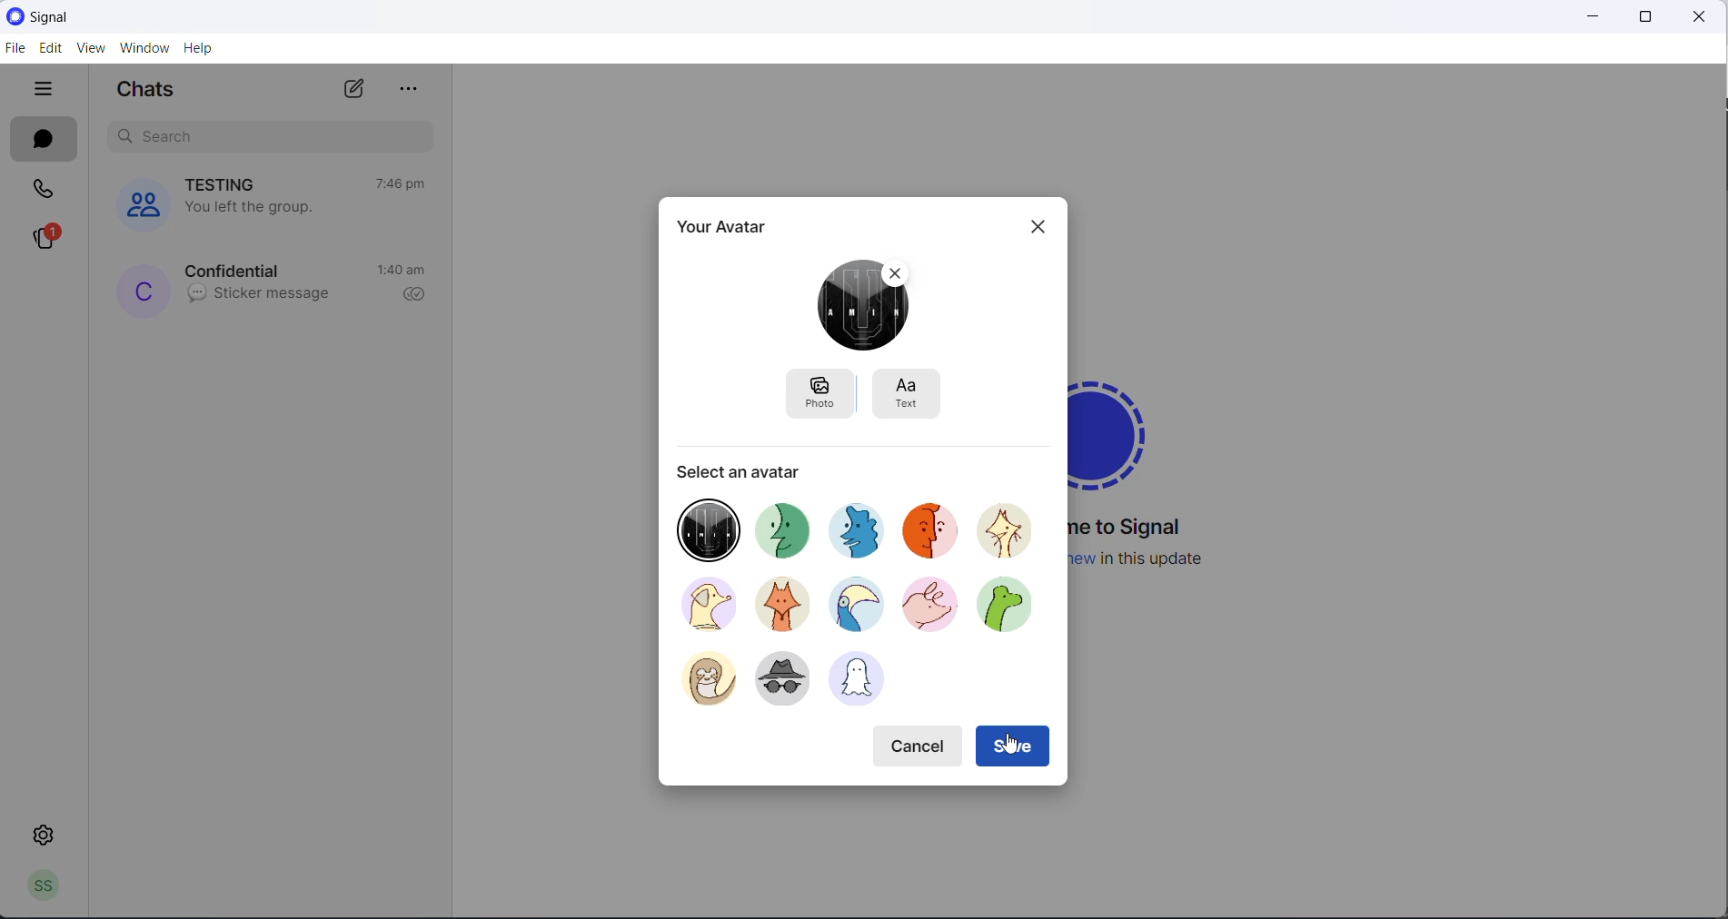 This screenshot has width=1728, height=919. I want to click on photos, so click(819, 391).